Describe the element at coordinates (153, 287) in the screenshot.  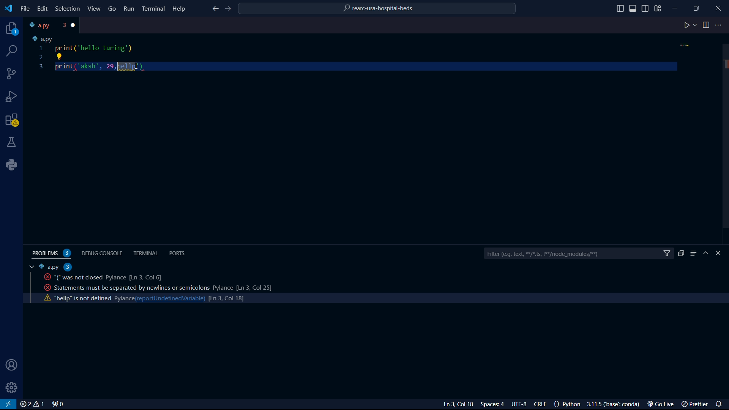
I see `activity code` at that location.